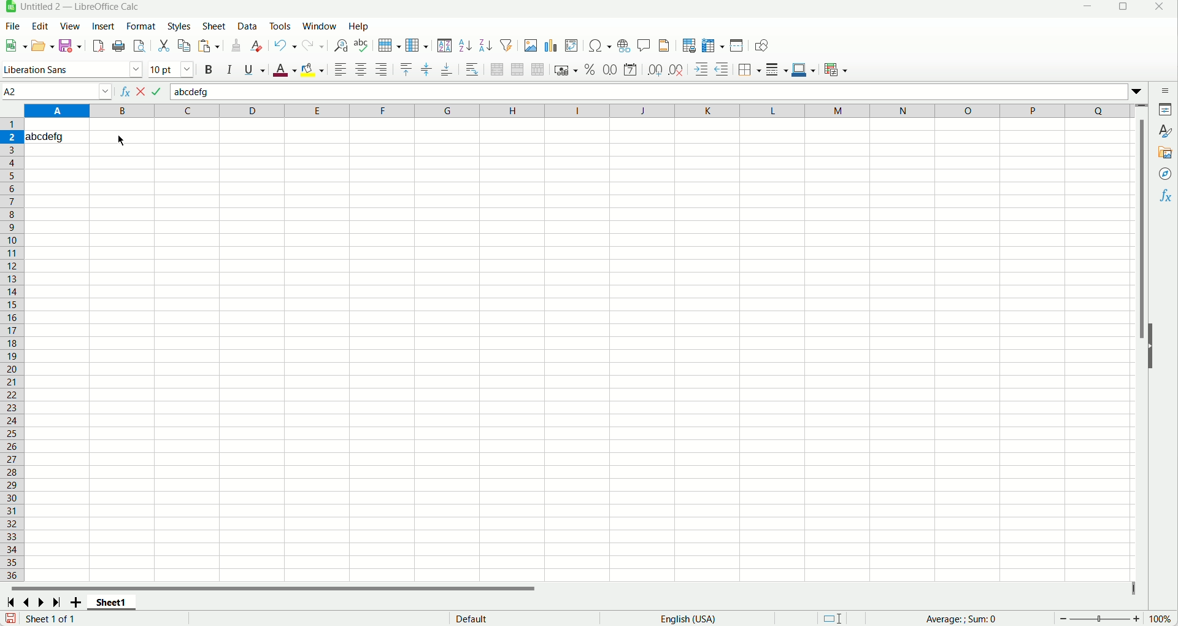 This screenshot has width=1178, height=626. I want to click on paste, so click(208, 45).